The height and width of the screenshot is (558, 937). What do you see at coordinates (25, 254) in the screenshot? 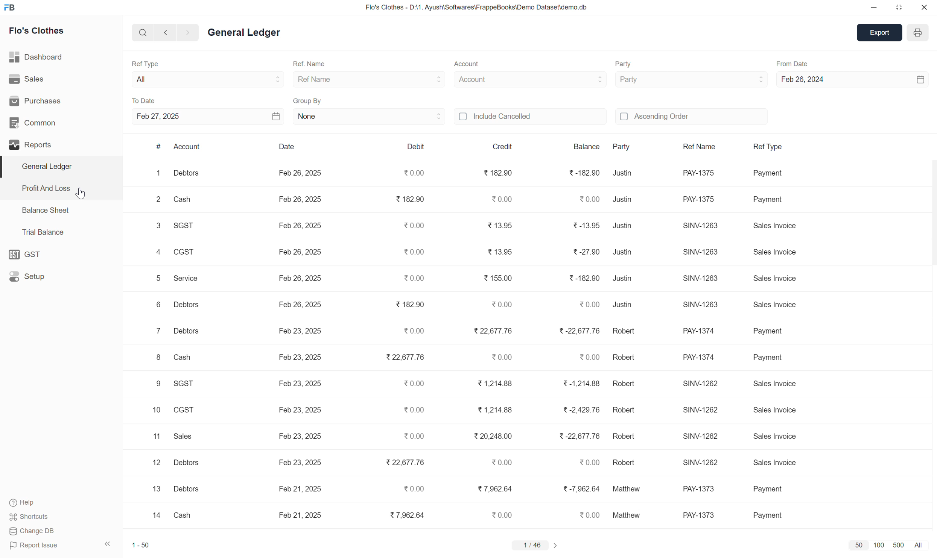
I see `setup` at bounding box center [25, 254].